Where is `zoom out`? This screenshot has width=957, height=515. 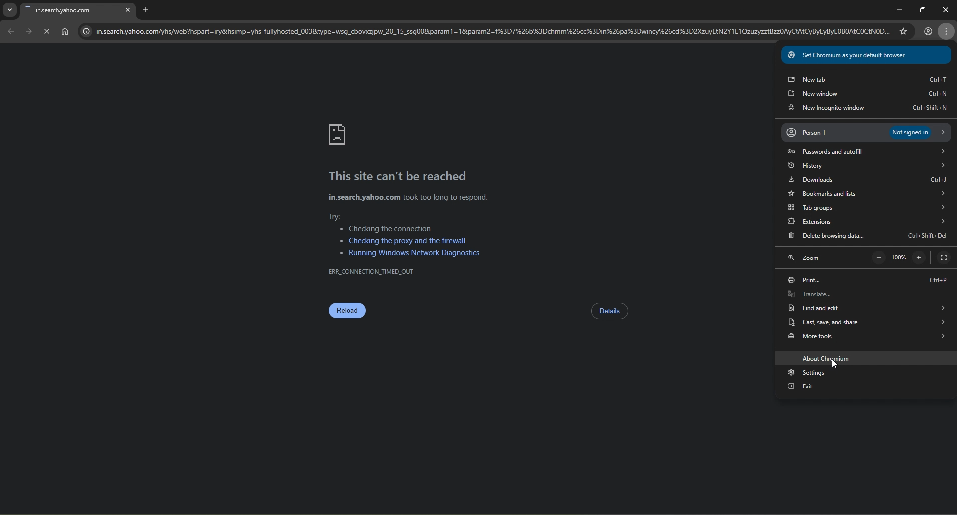
zoom out is located at coordinates (878, 257).